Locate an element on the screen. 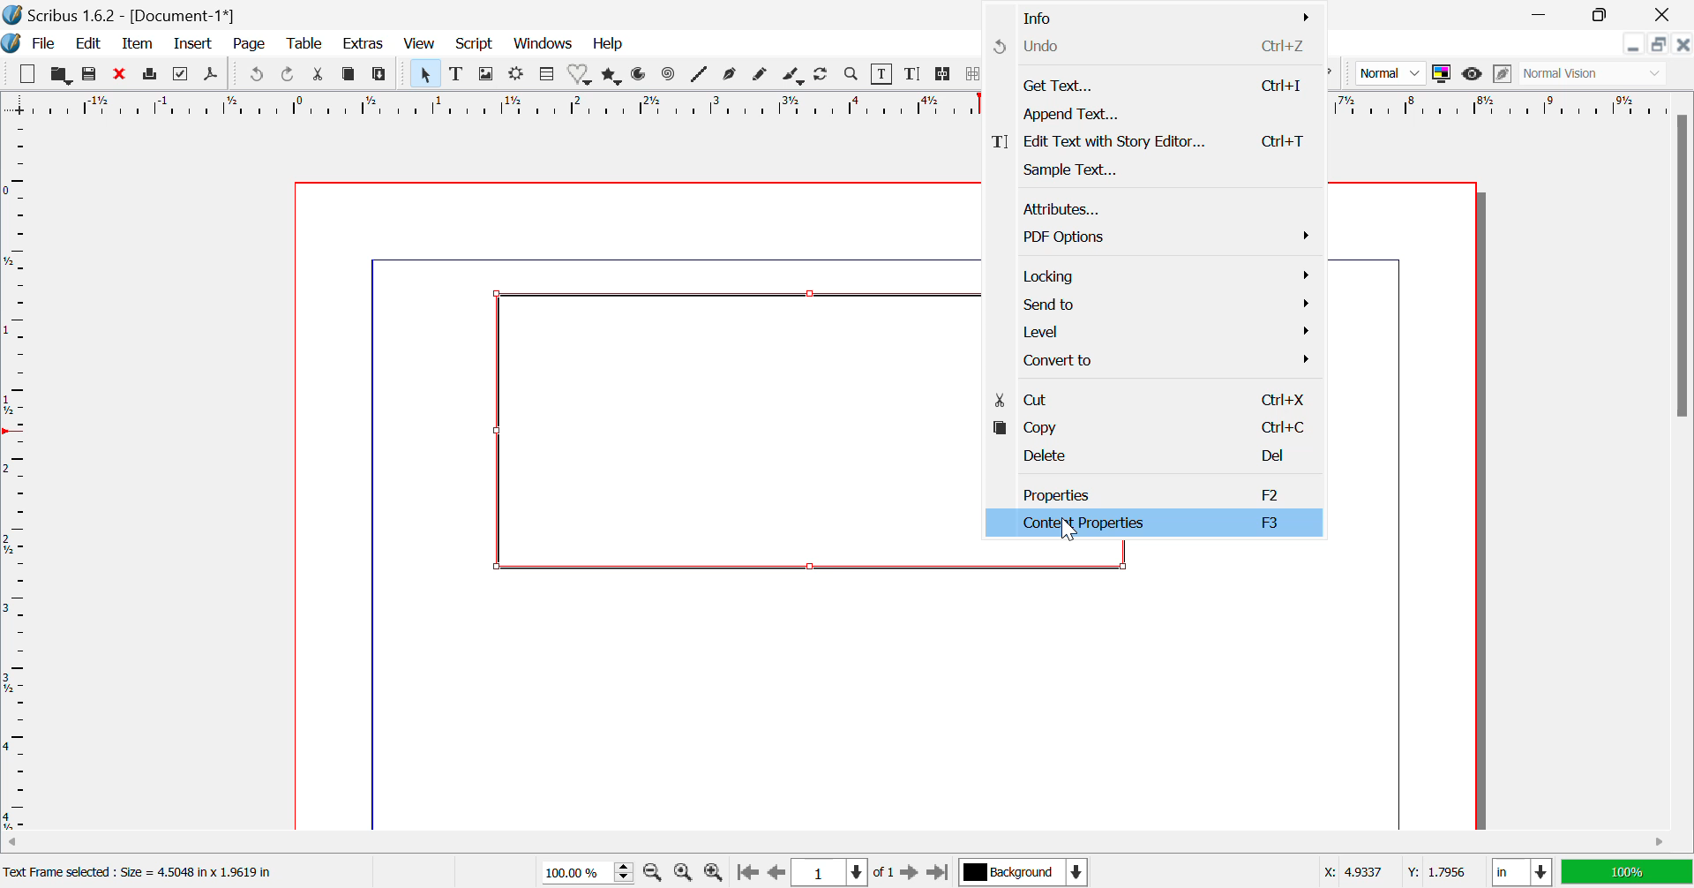  Restore Down is located at coordinates (1544, 13).